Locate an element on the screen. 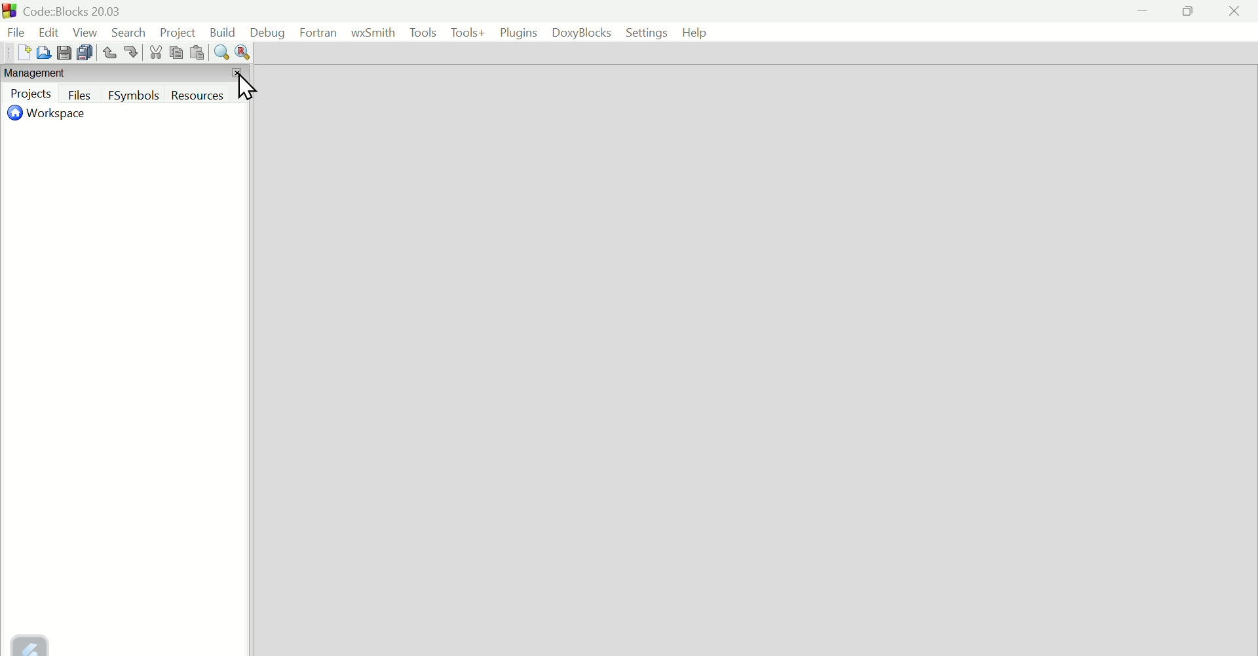 The image size is (1258, 656). help is located at coordinates (695, 32).